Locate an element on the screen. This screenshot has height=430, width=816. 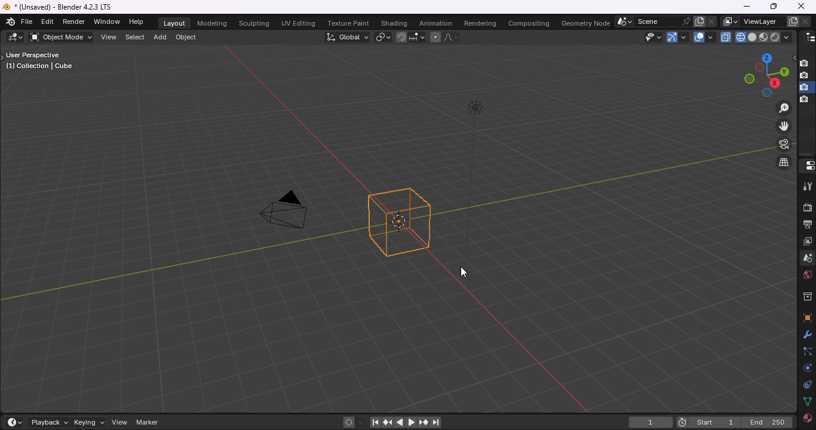
snap is located at coordinates (403, 37).